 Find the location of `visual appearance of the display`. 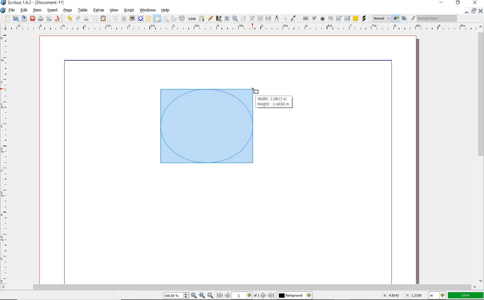

visual appearance of the display is located at coordinates (437, 19).